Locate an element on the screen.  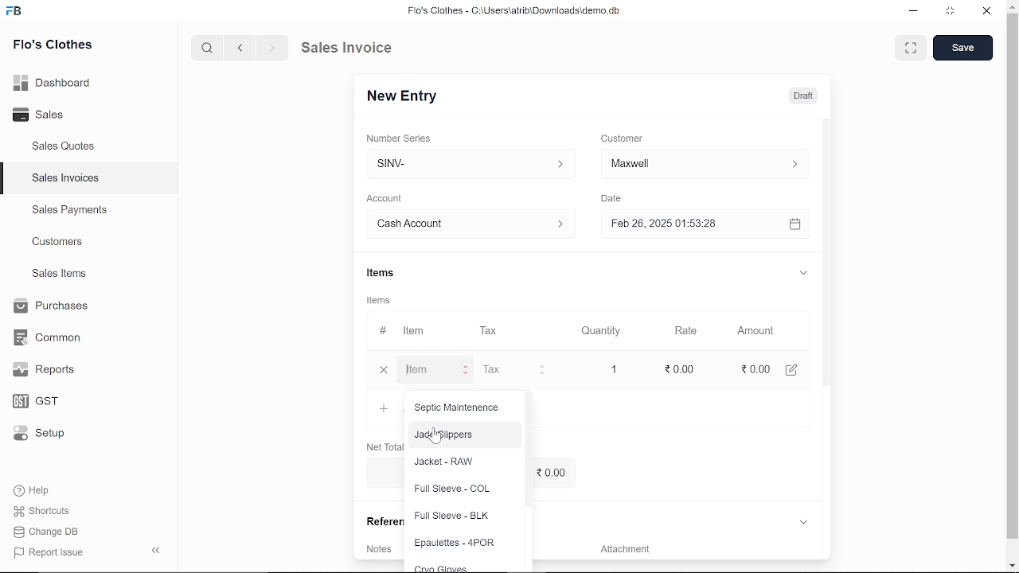
Date is located at coordinates (618, 199).